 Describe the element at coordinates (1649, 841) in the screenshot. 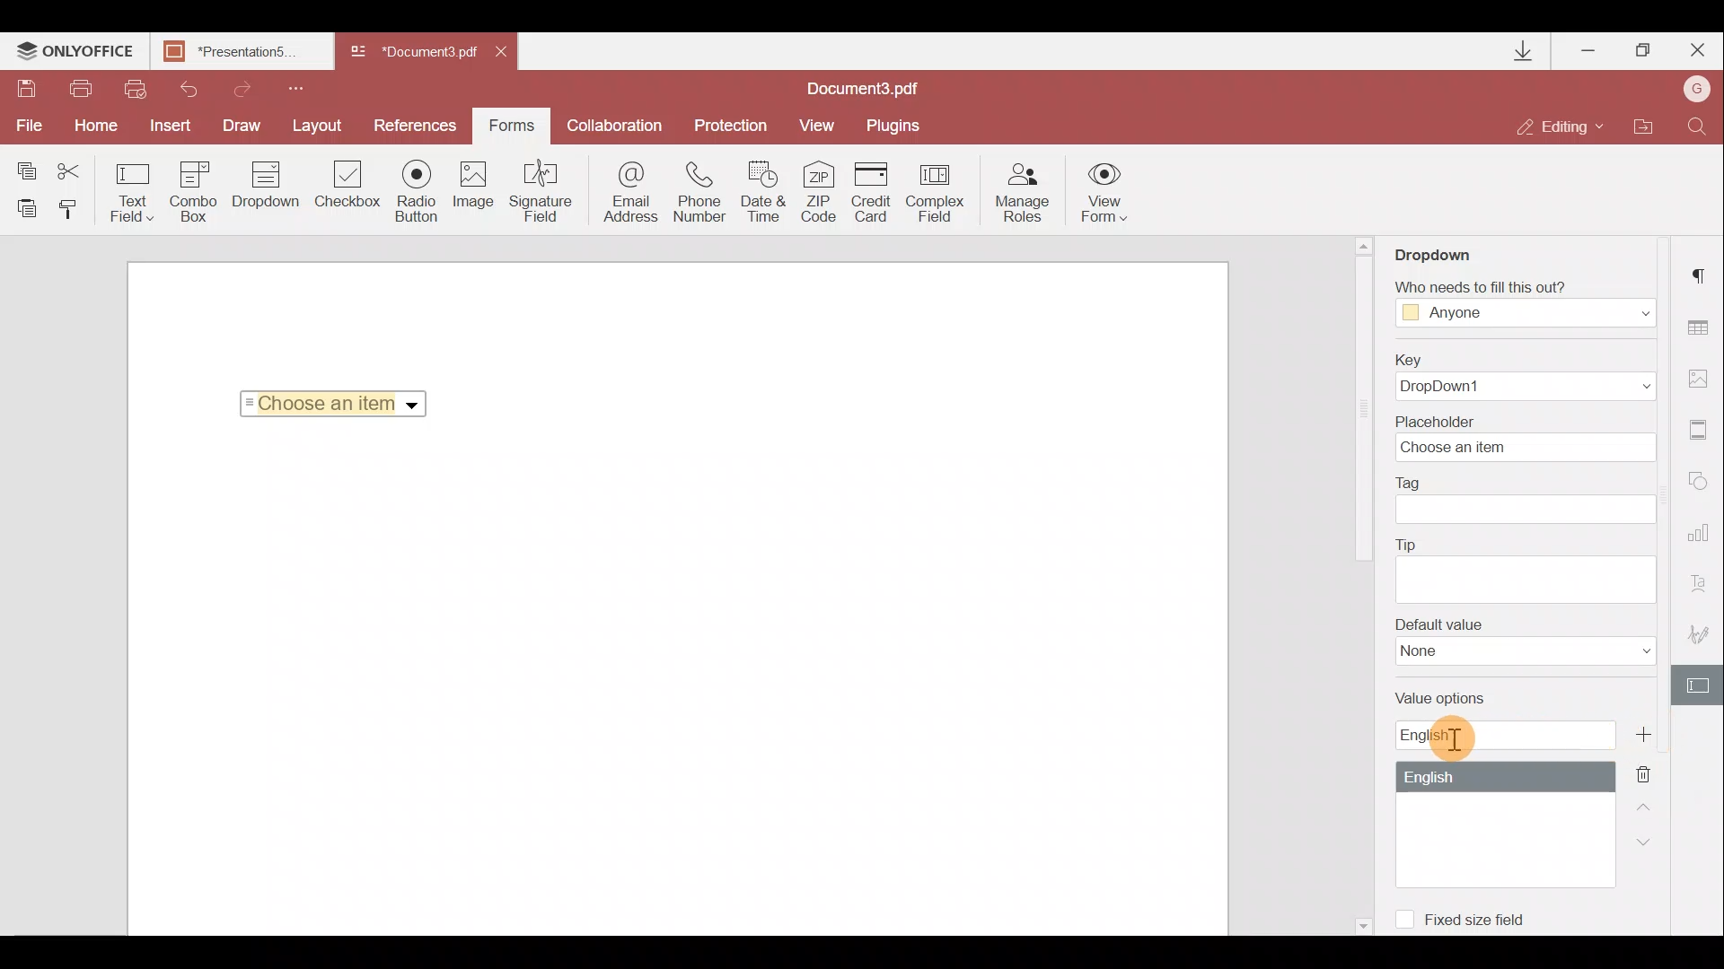

I see `Down` at that location.